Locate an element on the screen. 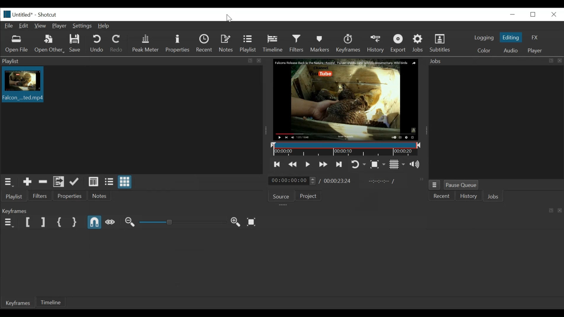  Playlist menu is located at coordinates (8, 182).